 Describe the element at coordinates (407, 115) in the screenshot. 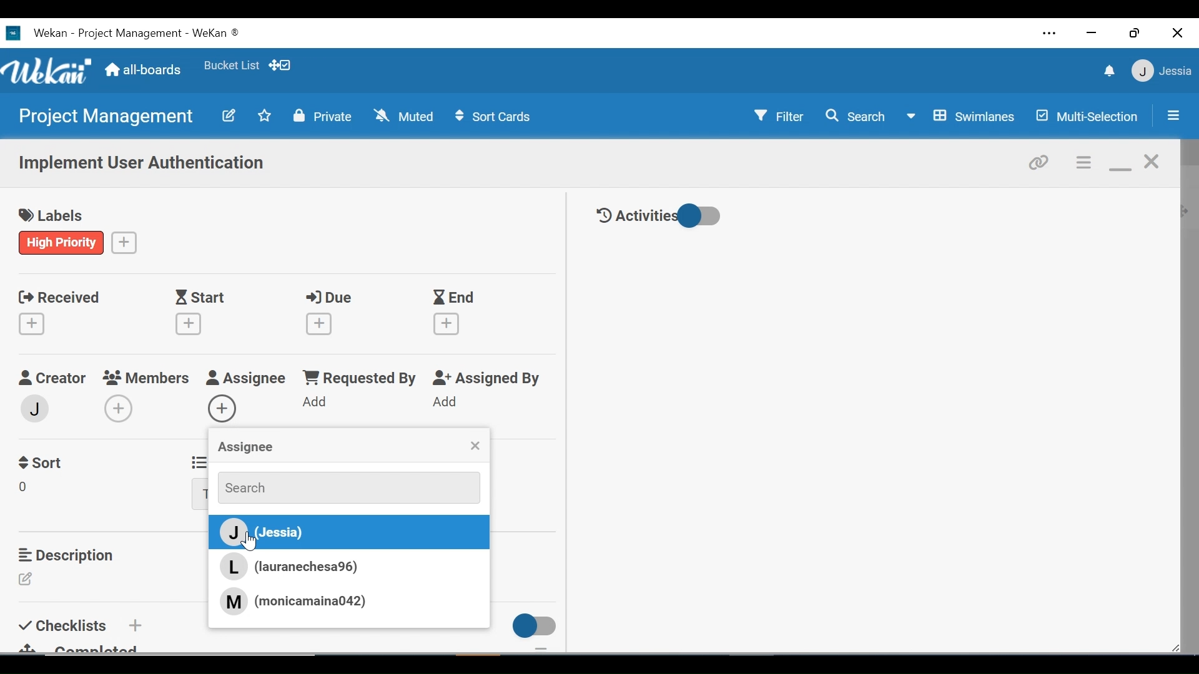

I see `Muted` at that location.